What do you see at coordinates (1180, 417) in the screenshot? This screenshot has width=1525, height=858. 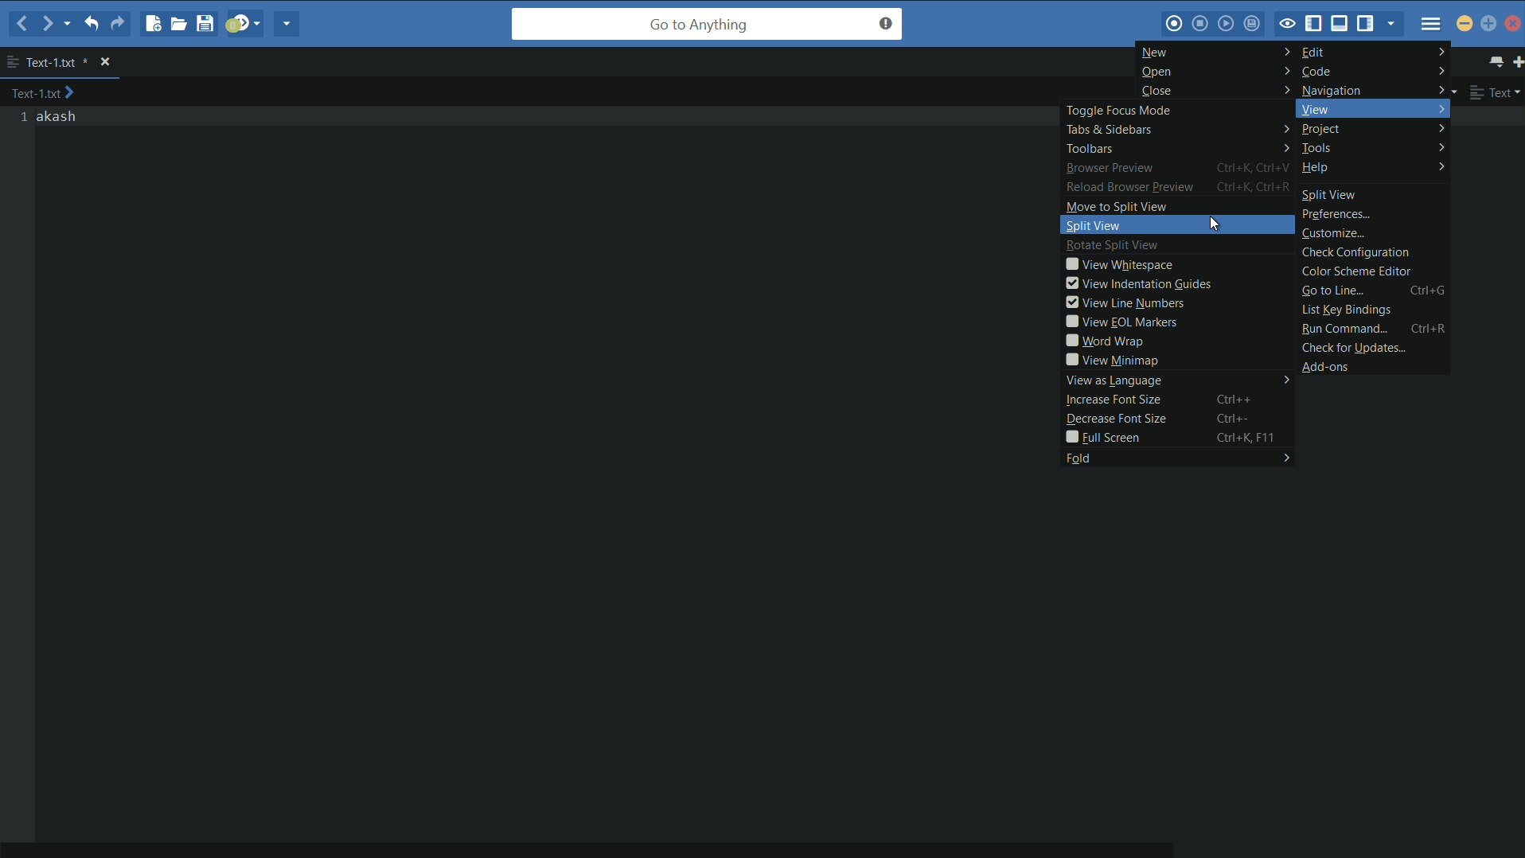 I see `decrease font size` at bounding box center [1180, 417].